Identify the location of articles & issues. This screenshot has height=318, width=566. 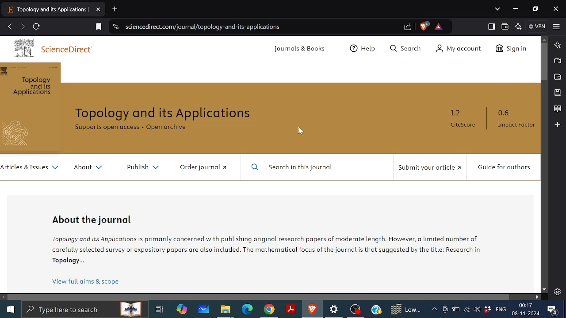
(31, 169).